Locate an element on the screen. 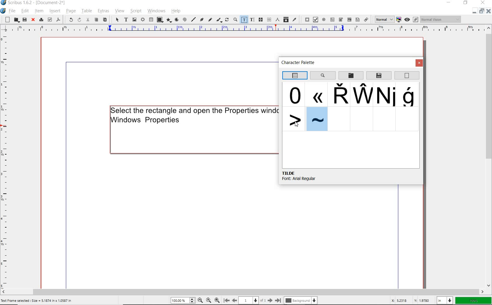  got to previous page is located at coordinates (235, 300).